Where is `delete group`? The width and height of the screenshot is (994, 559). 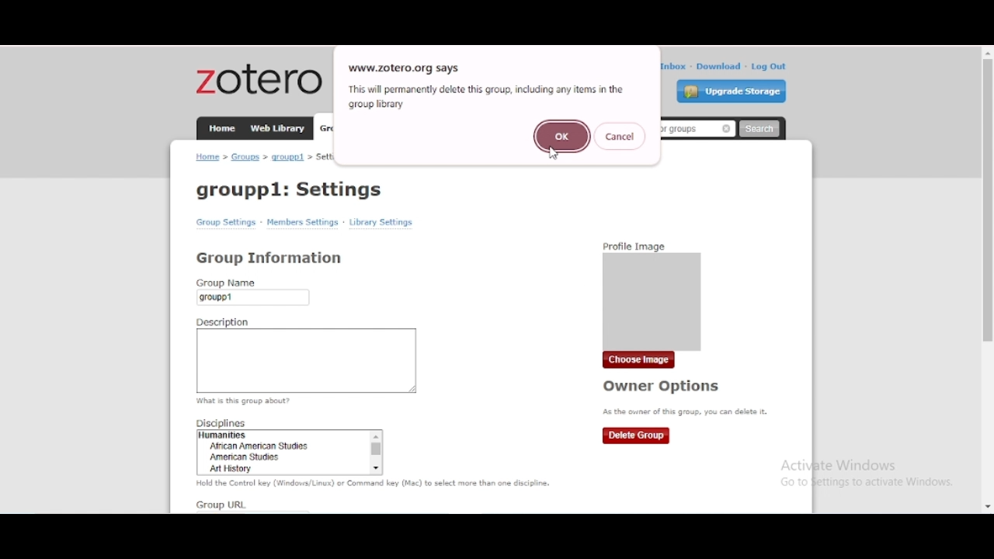
delete group is located at coordinates (636, 436).